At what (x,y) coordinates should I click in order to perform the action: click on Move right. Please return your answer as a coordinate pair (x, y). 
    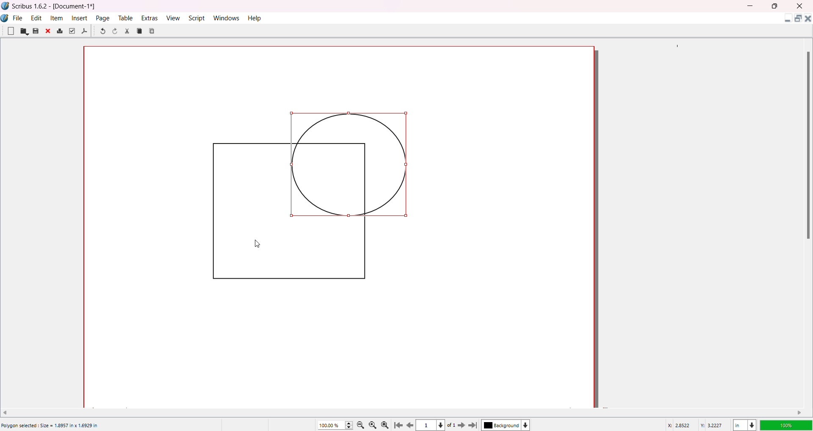
    Looking at the image, I should click on (800, 412).